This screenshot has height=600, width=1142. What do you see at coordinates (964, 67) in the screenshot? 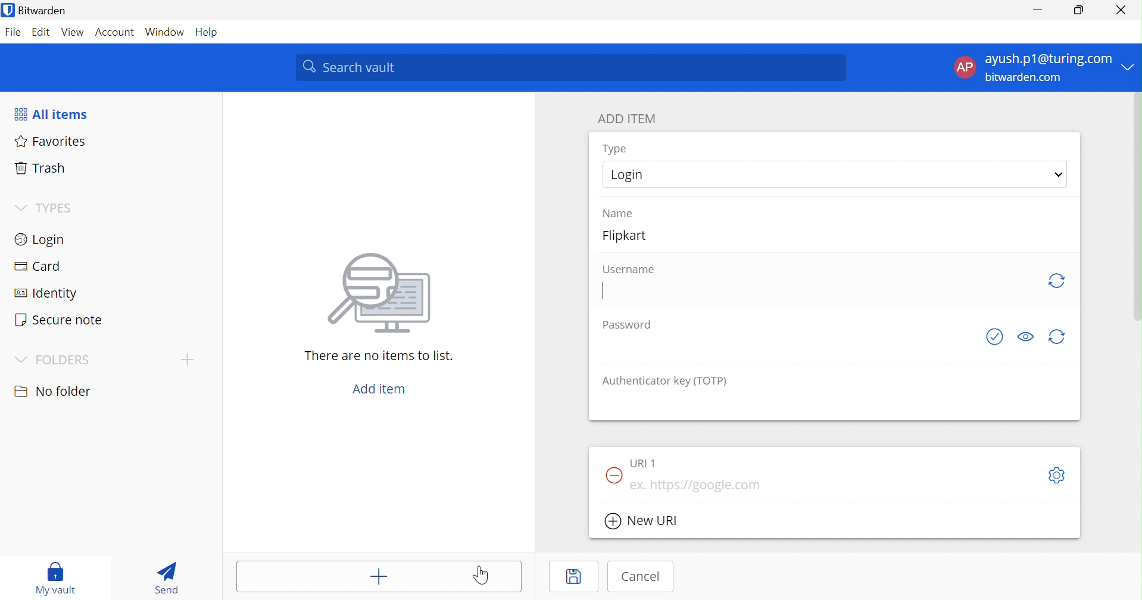
I see `AP` at bounding box center [964, 67].